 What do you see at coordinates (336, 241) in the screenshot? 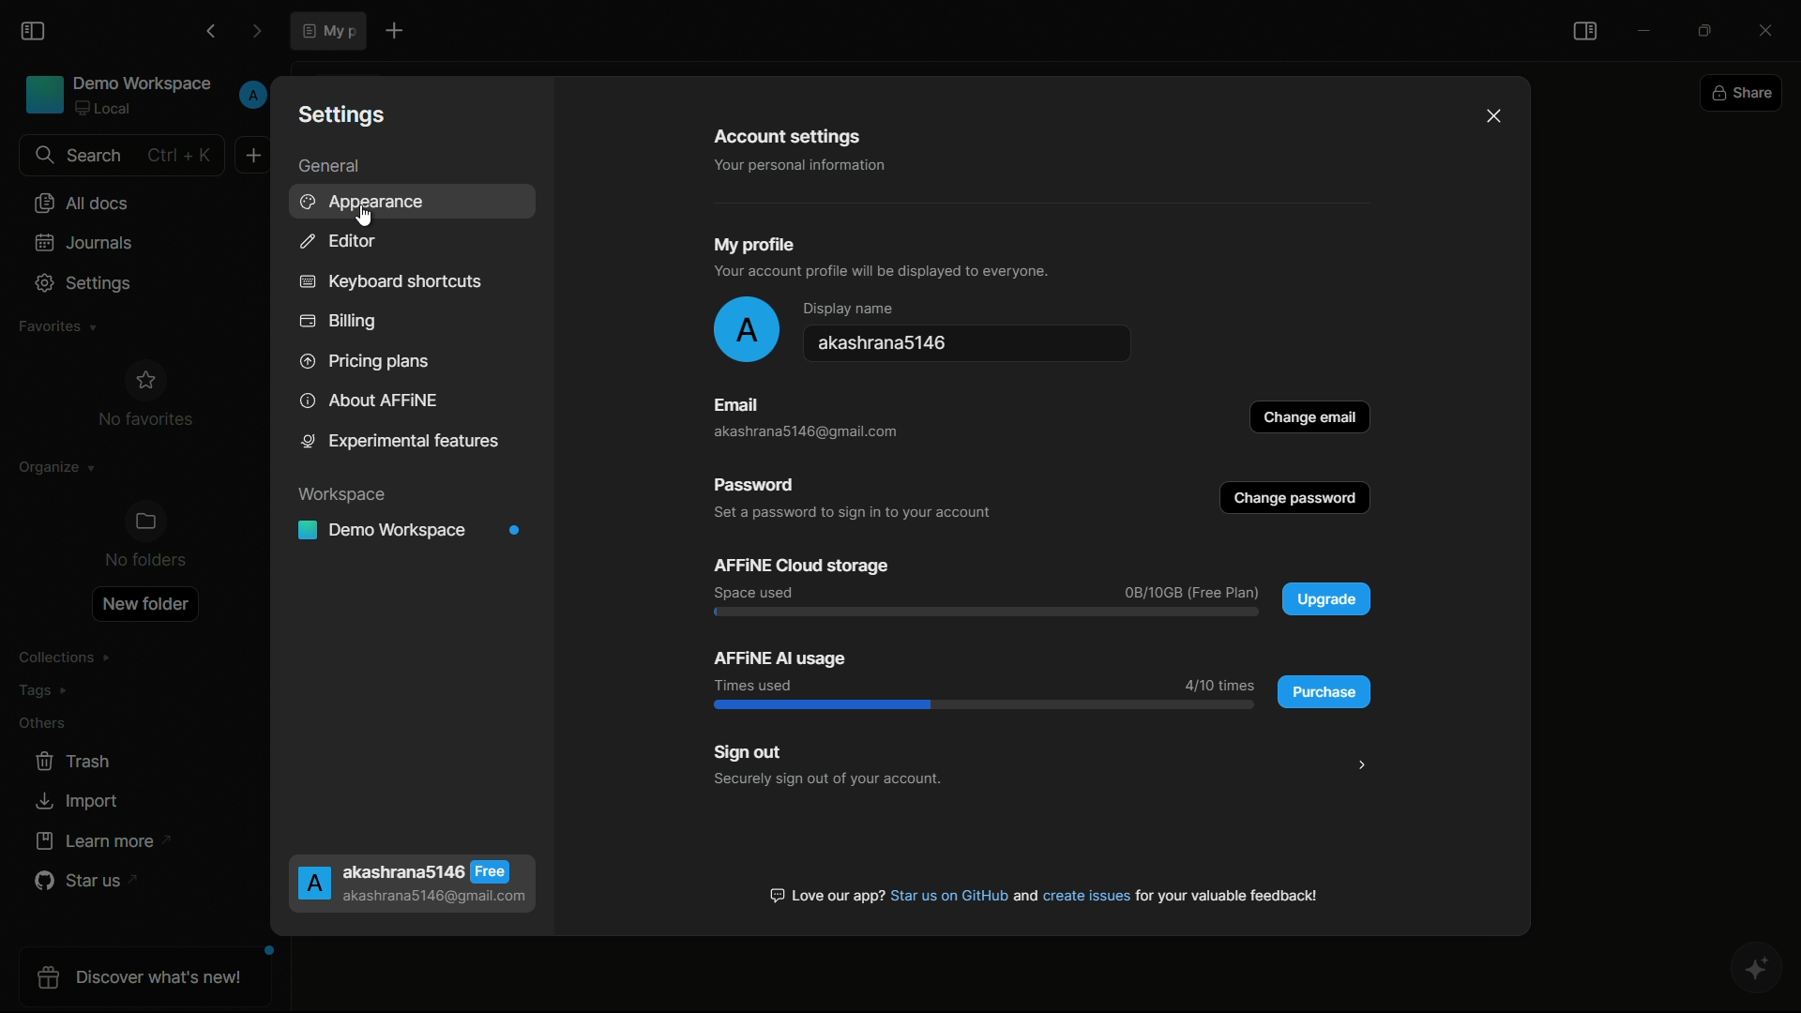
I see `editor` at bounding box center [336, 241].